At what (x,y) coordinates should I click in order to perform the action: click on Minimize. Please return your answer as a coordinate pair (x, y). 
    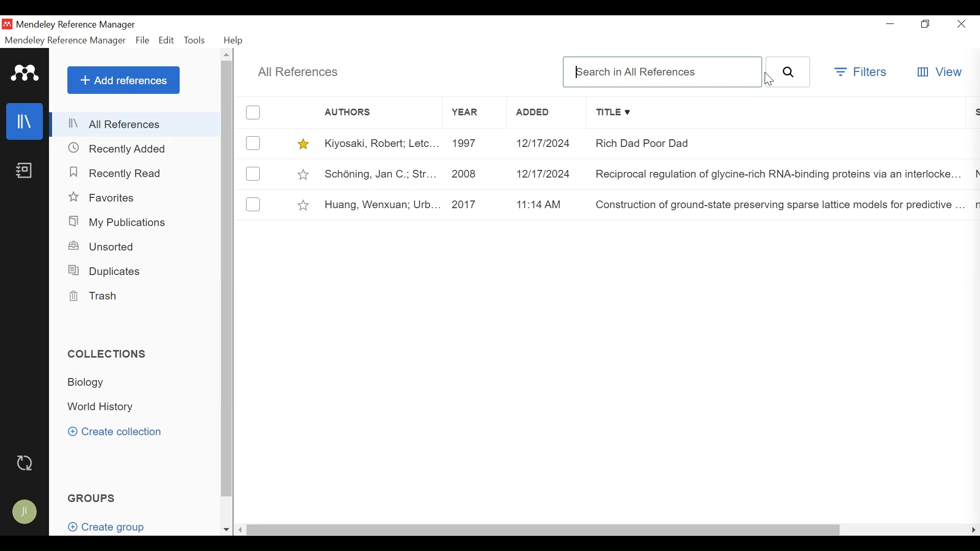
    Looking at the image, I should click on (893, 24).